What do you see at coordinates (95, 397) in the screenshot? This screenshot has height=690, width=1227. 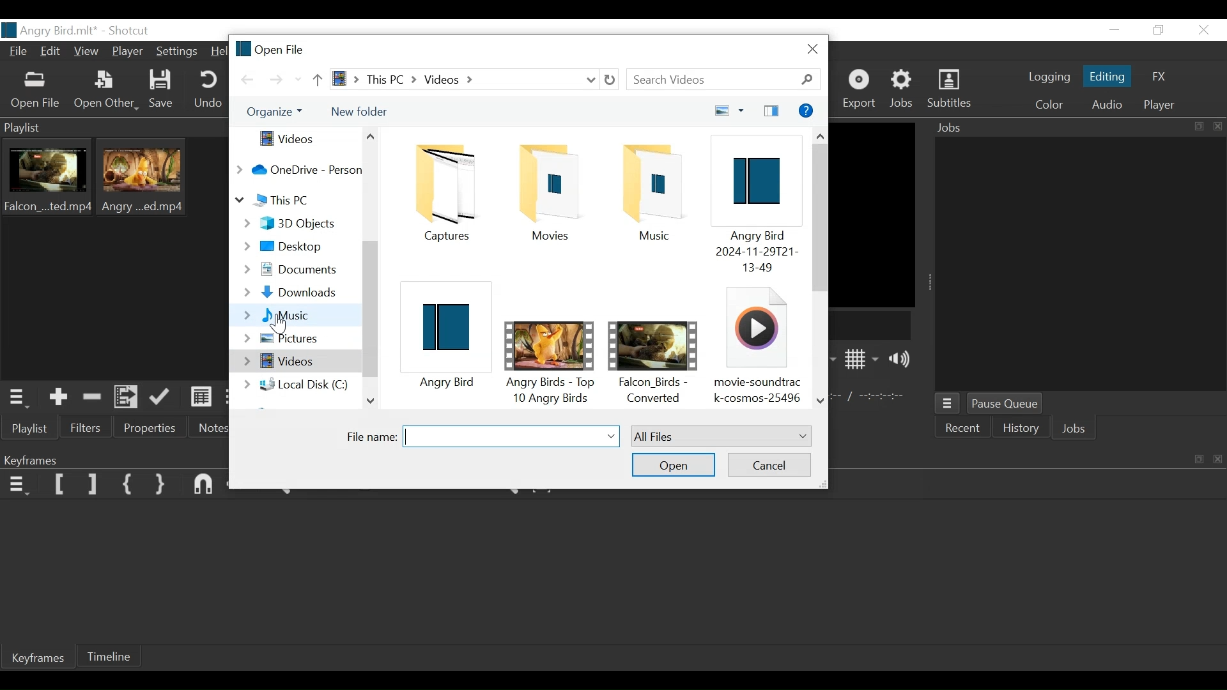 I see `Remove cut` at bounding box center [95, 397].